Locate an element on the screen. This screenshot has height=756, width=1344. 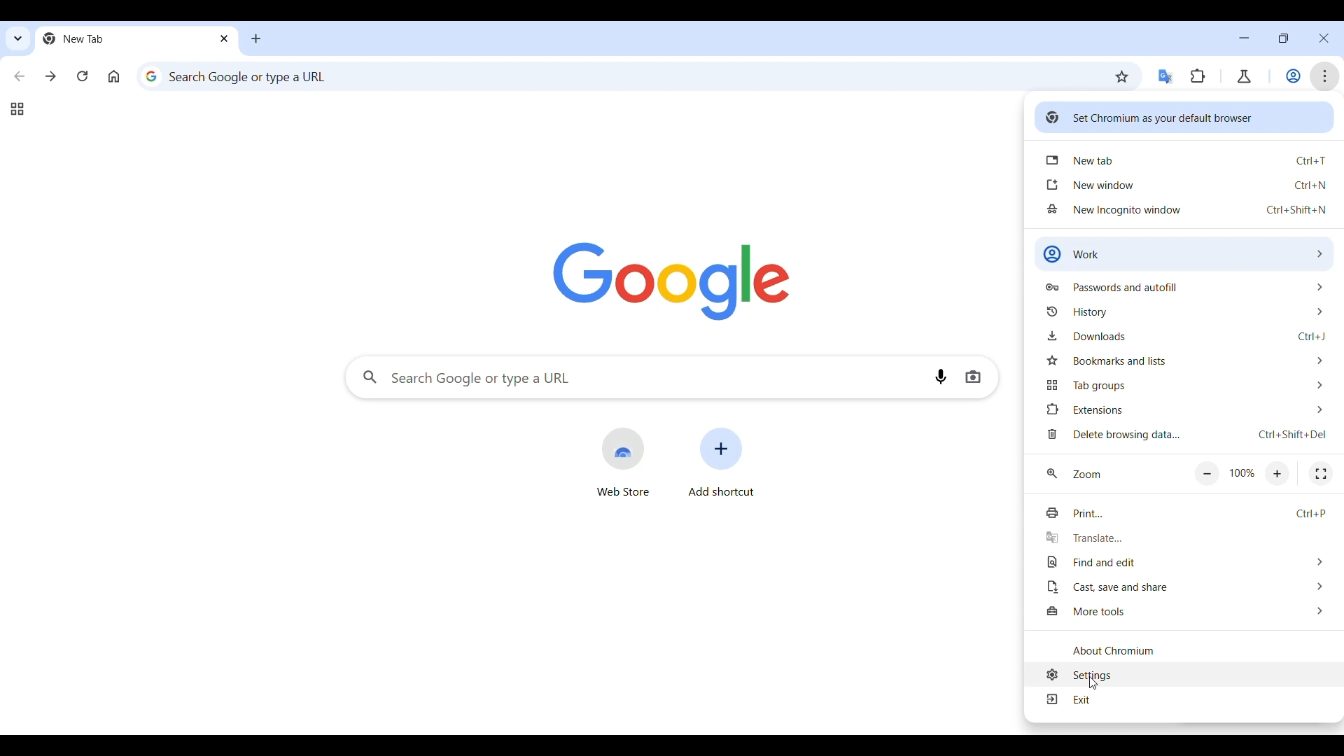
Google translator extension is located at coordinates (1166, 77).